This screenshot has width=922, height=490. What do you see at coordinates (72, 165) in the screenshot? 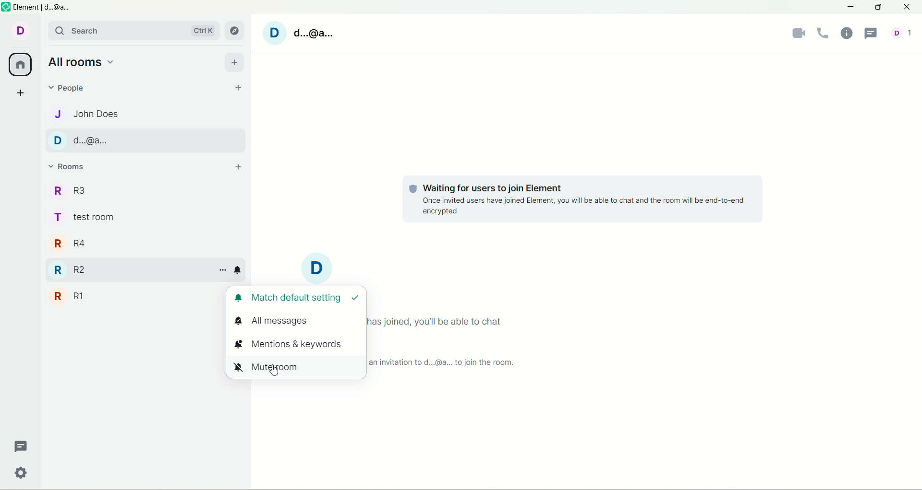
I see `rooms` at bounding box center [72, 165].